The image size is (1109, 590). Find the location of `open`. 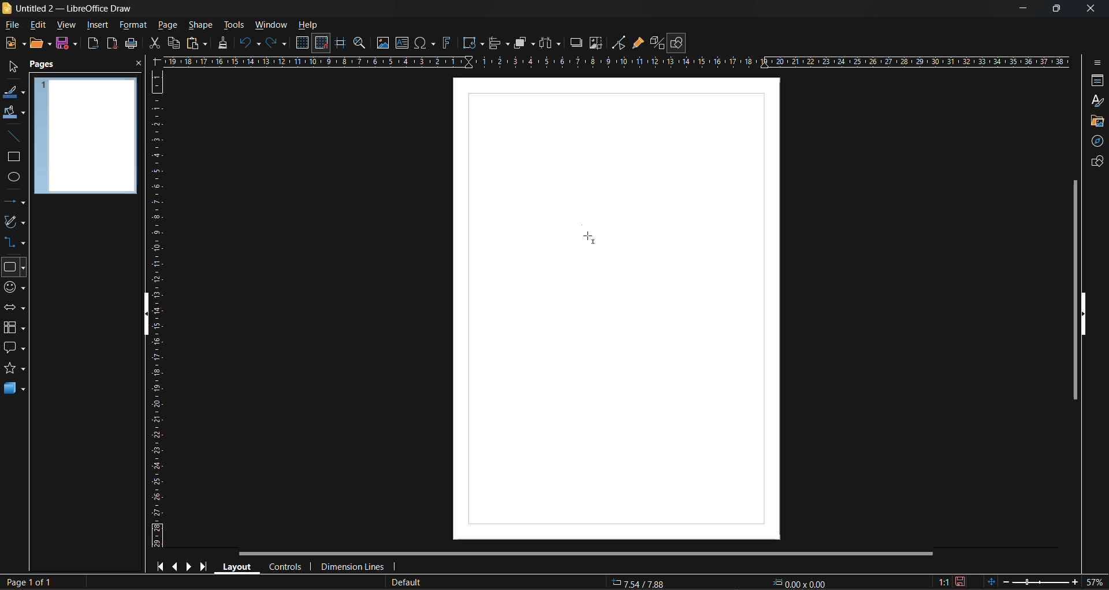

open is located at coordinates (40, 44).